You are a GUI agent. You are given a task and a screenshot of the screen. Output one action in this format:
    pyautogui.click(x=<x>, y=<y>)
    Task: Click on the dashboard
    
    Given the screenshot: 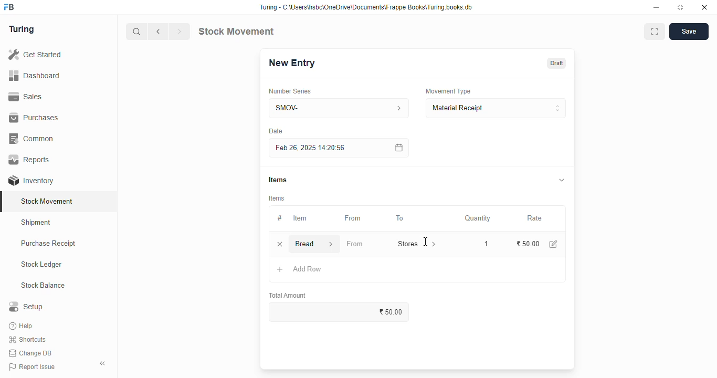 What is the action you would take?
    pyautogui.click(x=34, y=76)
    